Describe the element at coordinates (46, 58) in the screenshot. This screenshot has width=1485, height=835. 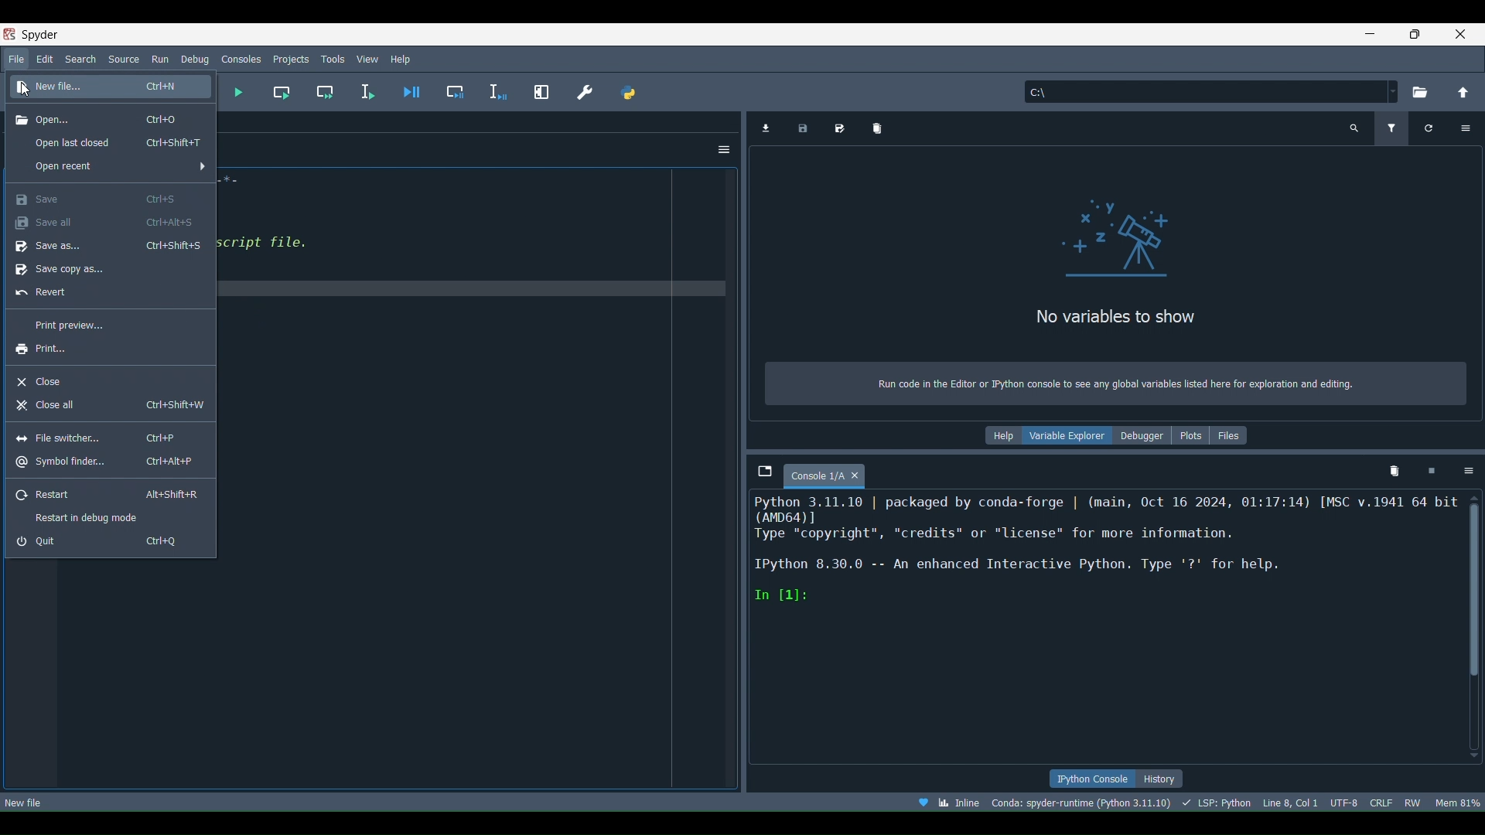
I see `Edit` at that location.